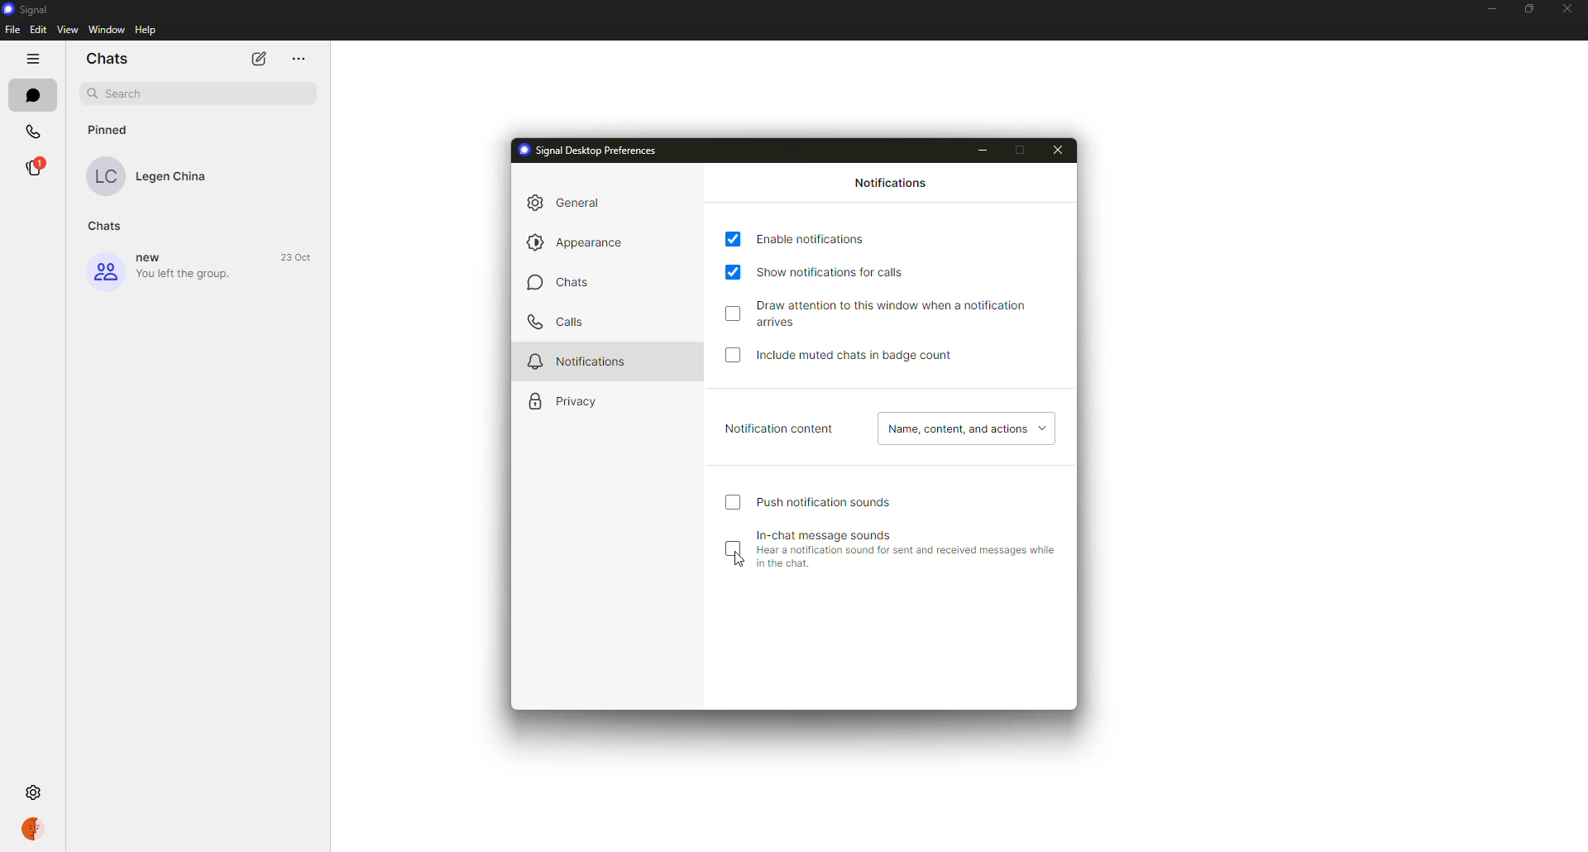  I want to click on menu, so click(299, 59).